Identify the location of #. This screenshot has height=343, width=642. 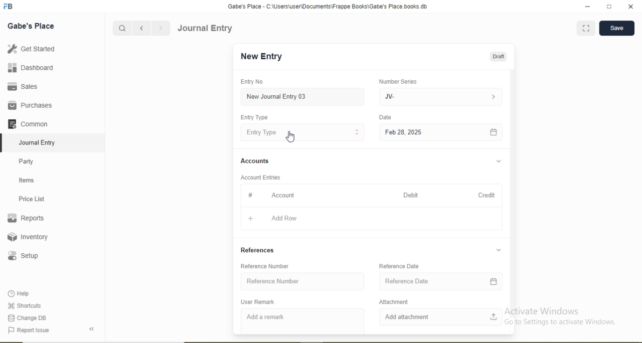
(251, 195).